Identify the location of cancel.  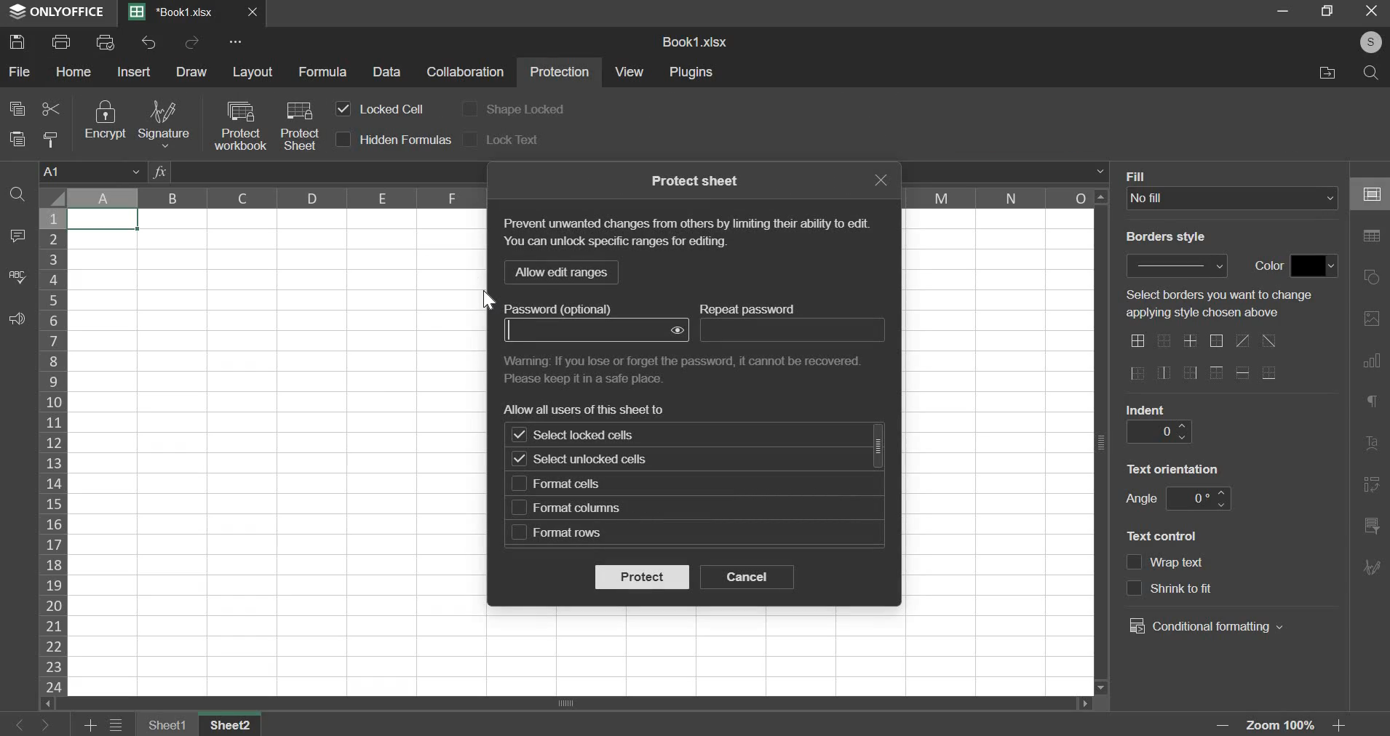
(747, 577).